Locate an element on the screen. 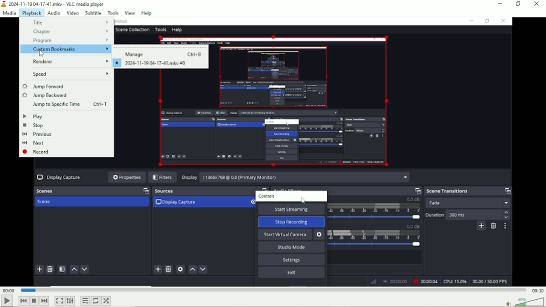 Image resolution: width=546 pixels, height=307 pixels. Mouse Cursor is located at coordinates (41, 53).